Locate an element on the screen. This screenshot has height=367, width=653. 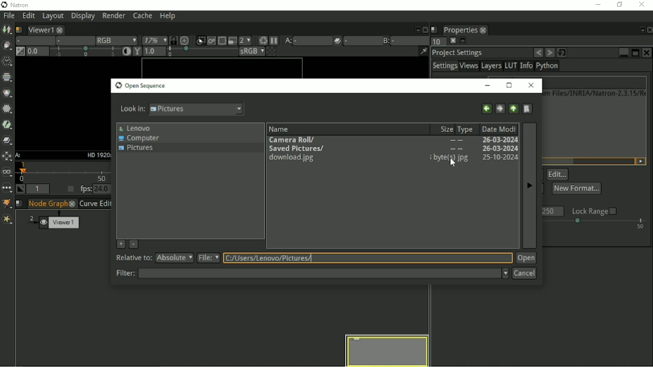
Help is located at coordinates (167, 17).